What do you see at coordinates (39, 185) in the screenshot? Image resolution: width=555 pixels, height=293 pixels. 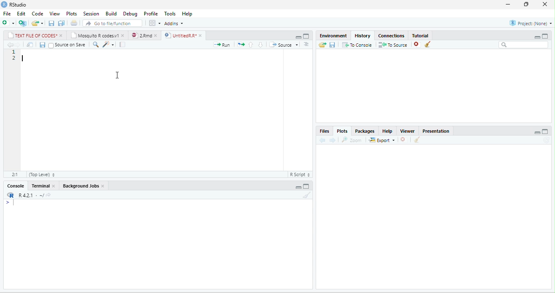 I see `Terminal` at bounding box center [39, 185].